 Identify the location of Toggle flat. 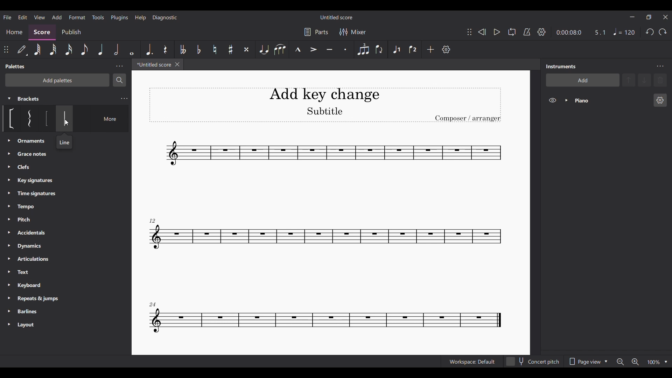
(199, 50).